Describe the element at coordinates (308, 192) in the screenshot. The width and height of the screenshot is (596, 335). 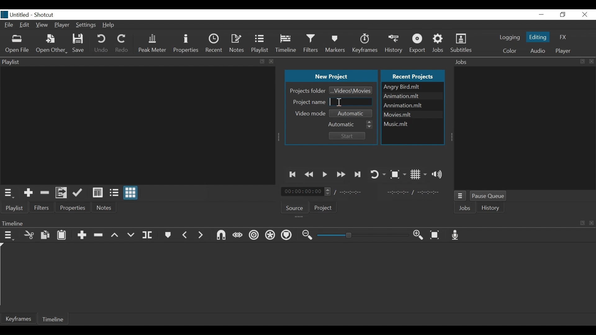
I see `Current position` at that location.